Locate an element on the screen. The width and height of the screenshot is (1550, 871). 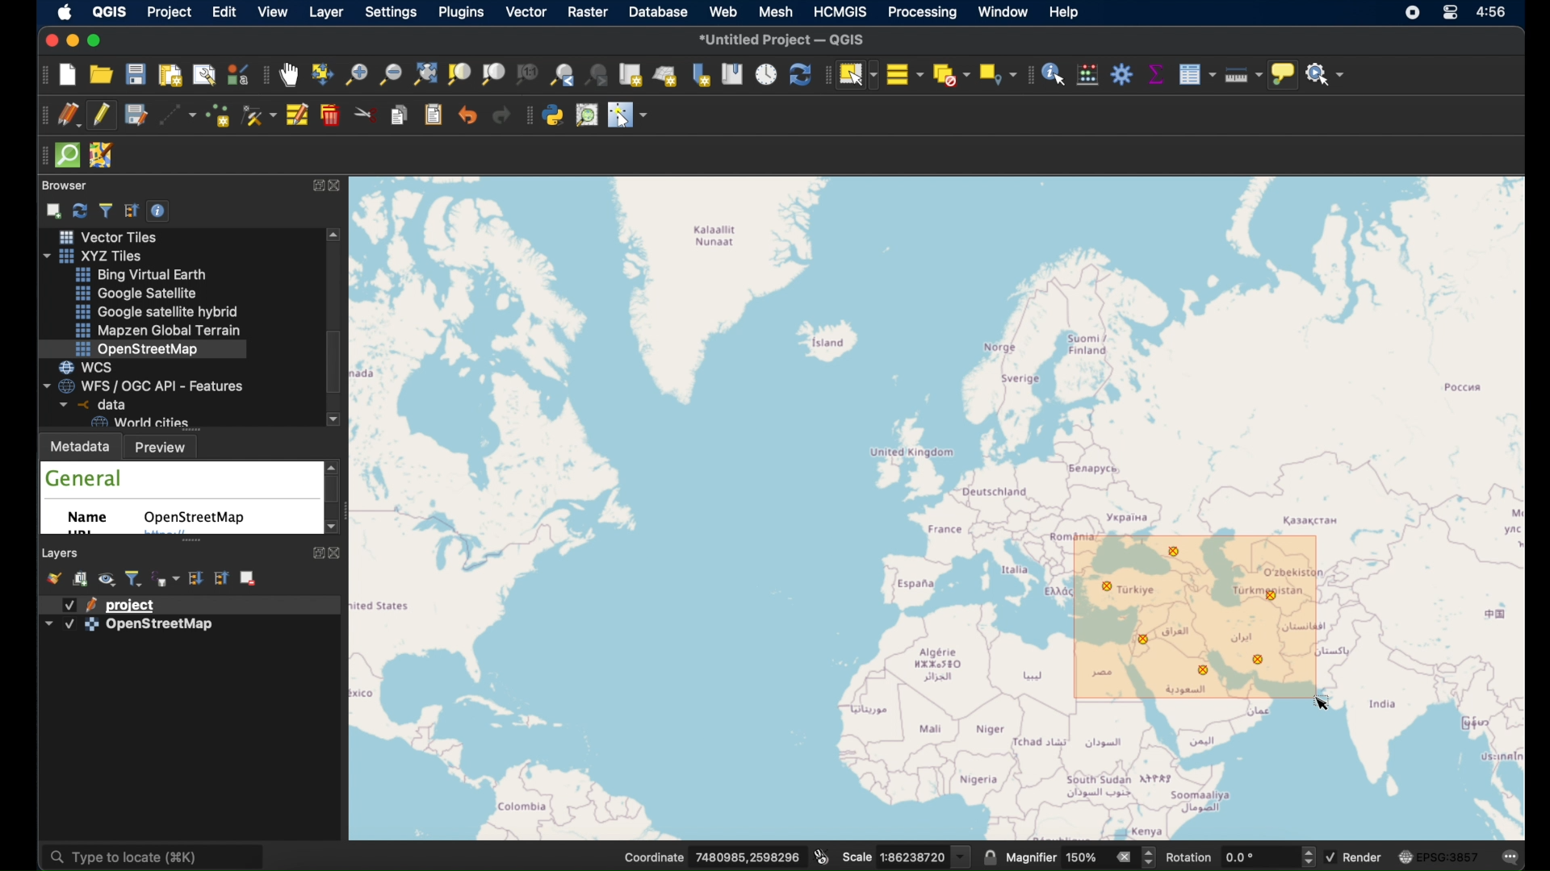
close is located at coordinates (341, 185).